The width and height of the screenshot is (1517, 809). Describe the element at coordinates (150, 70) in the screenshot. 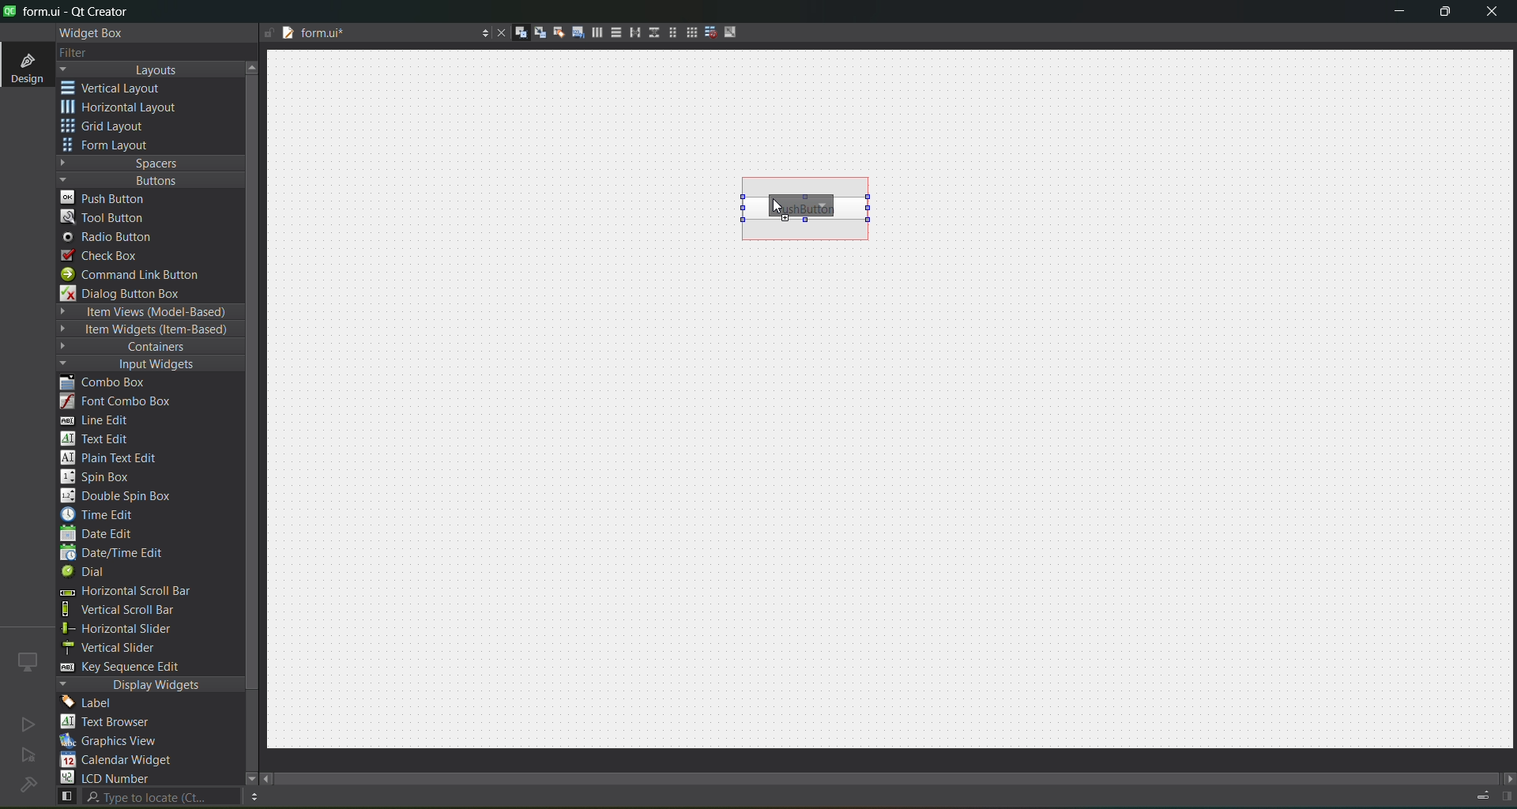

I see `layouts` at that location.